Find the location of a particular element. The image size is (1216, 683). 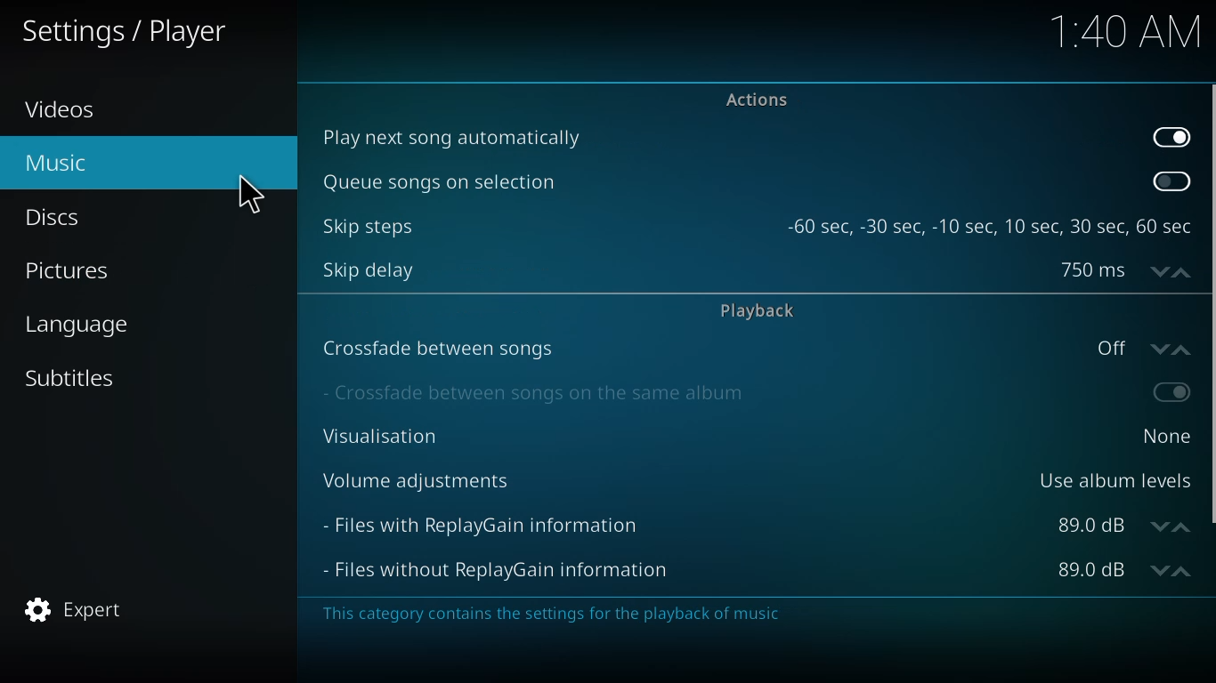

videos is located at coordinates (67, 108).